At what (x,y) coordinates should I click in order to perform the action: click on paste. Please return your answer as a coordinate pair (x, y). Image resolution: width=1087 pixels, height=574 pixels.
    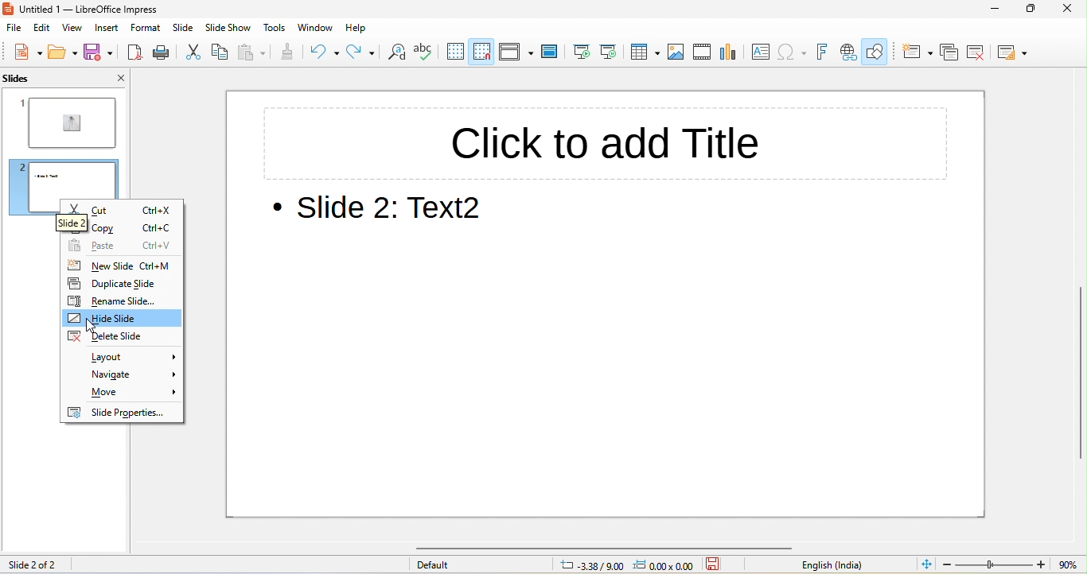
    Looking at the image, I should click on (97, 246).